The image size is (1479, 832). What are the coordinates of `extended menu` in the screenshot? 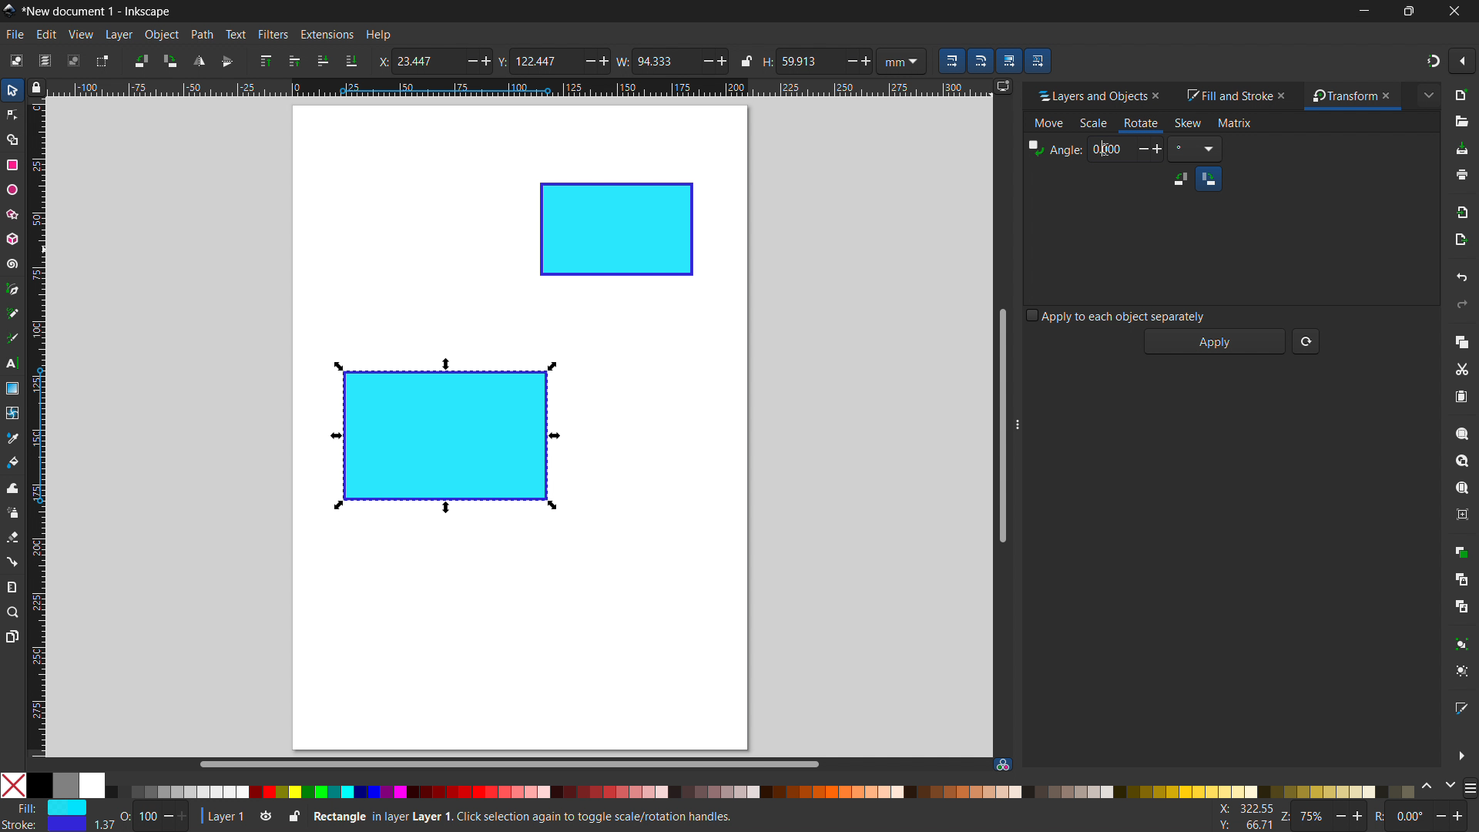 It's located at (1428, 95).